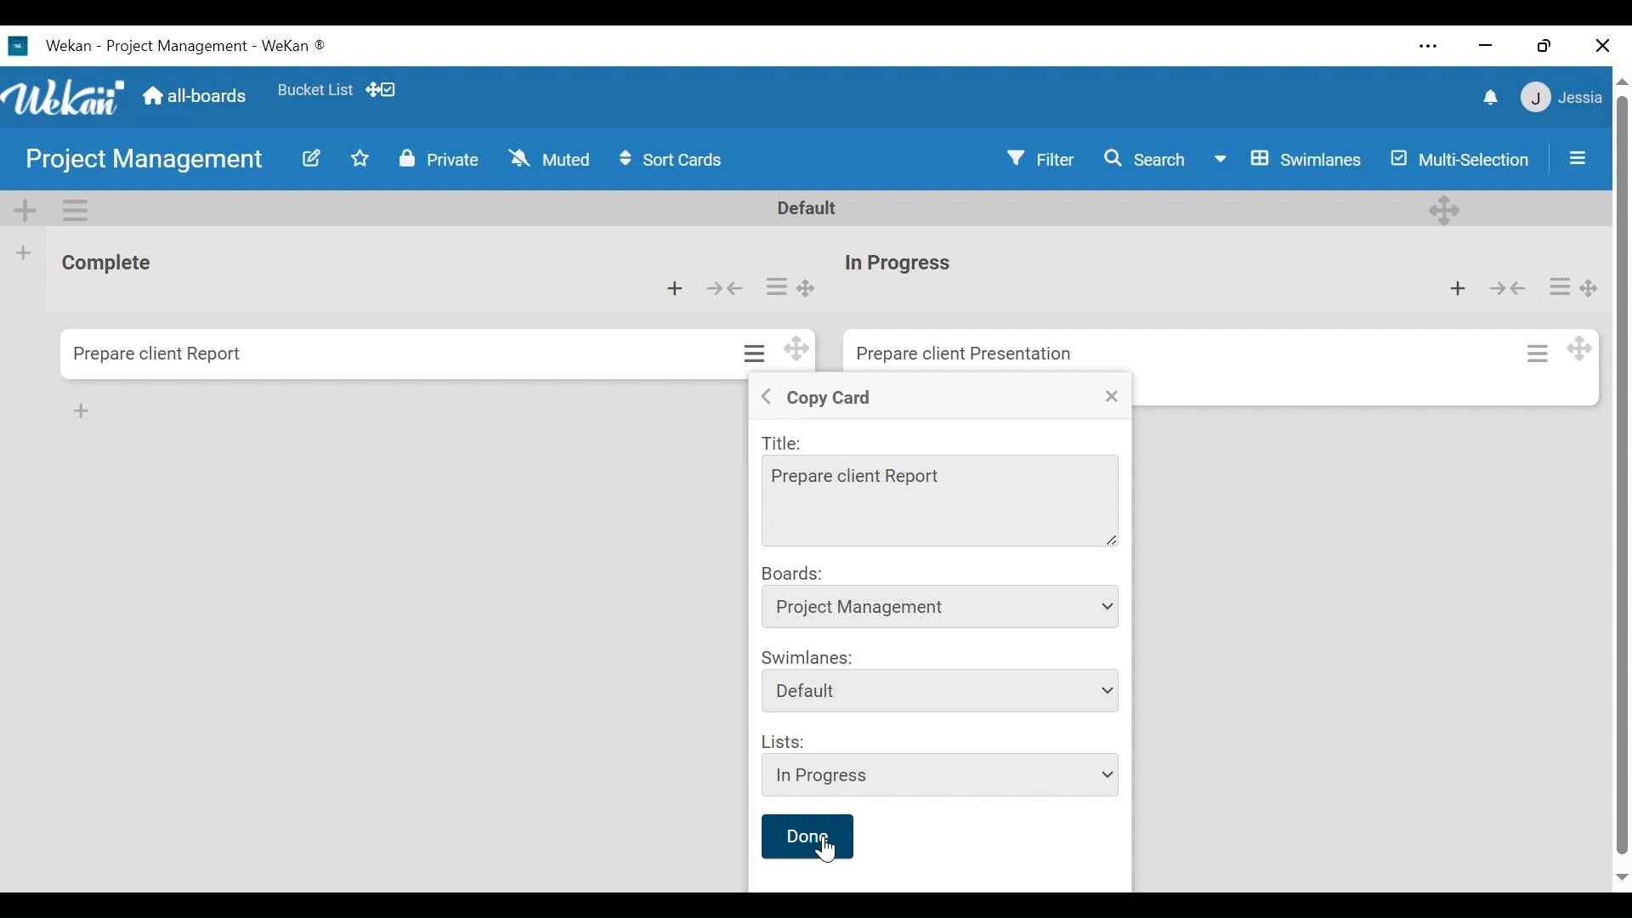 The width and height of the screenshot is (1632, 918). I want to click on Settings and more, so click(1429, 48).